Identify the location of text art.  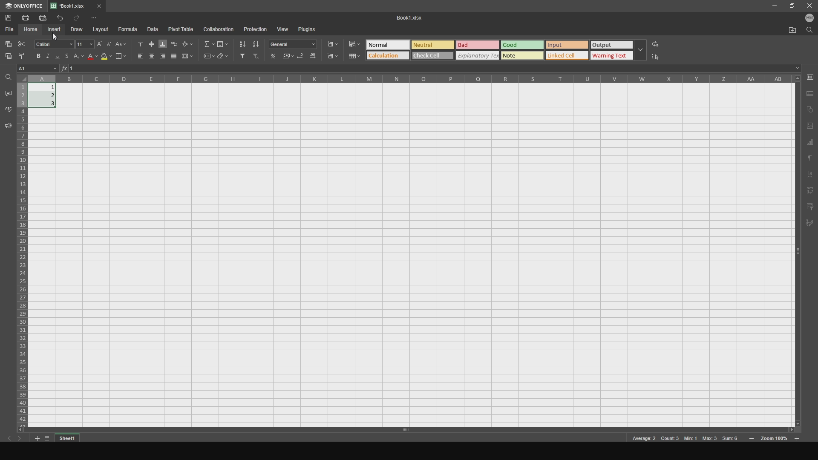
(811, 175).